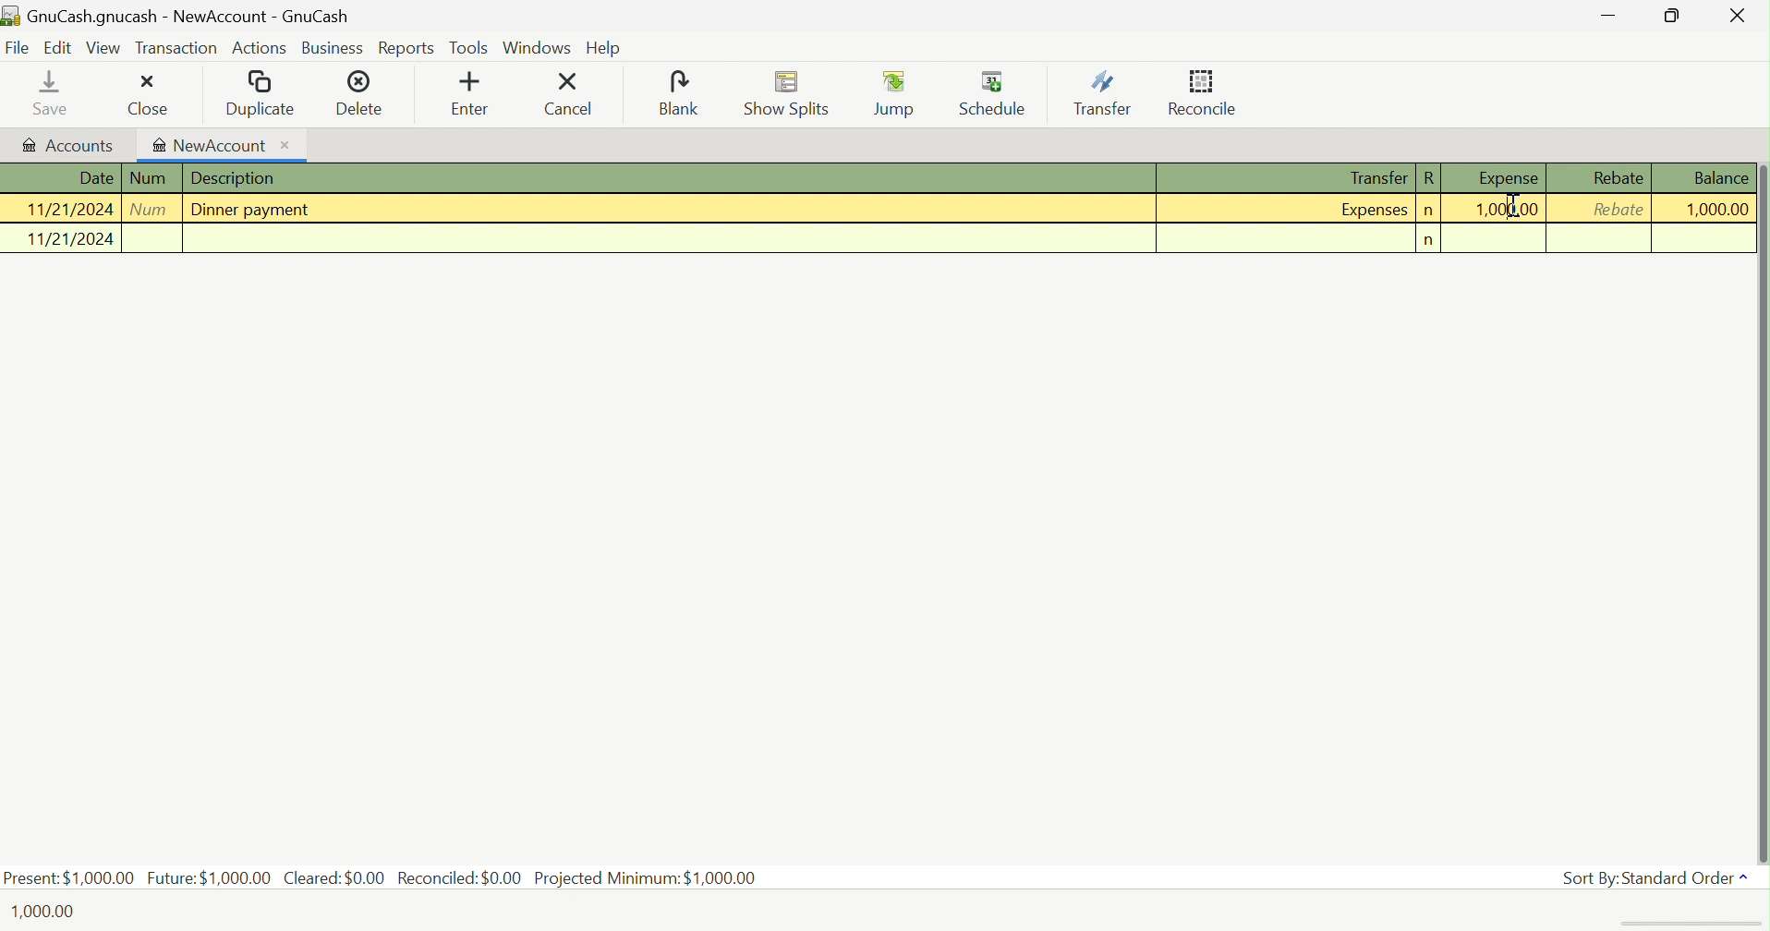 The height and width of the screenshot is (931, 1770). Describe the element at coordinates (460, 878) in the screenshot. I see `Reconciled: $0.00` at that location.